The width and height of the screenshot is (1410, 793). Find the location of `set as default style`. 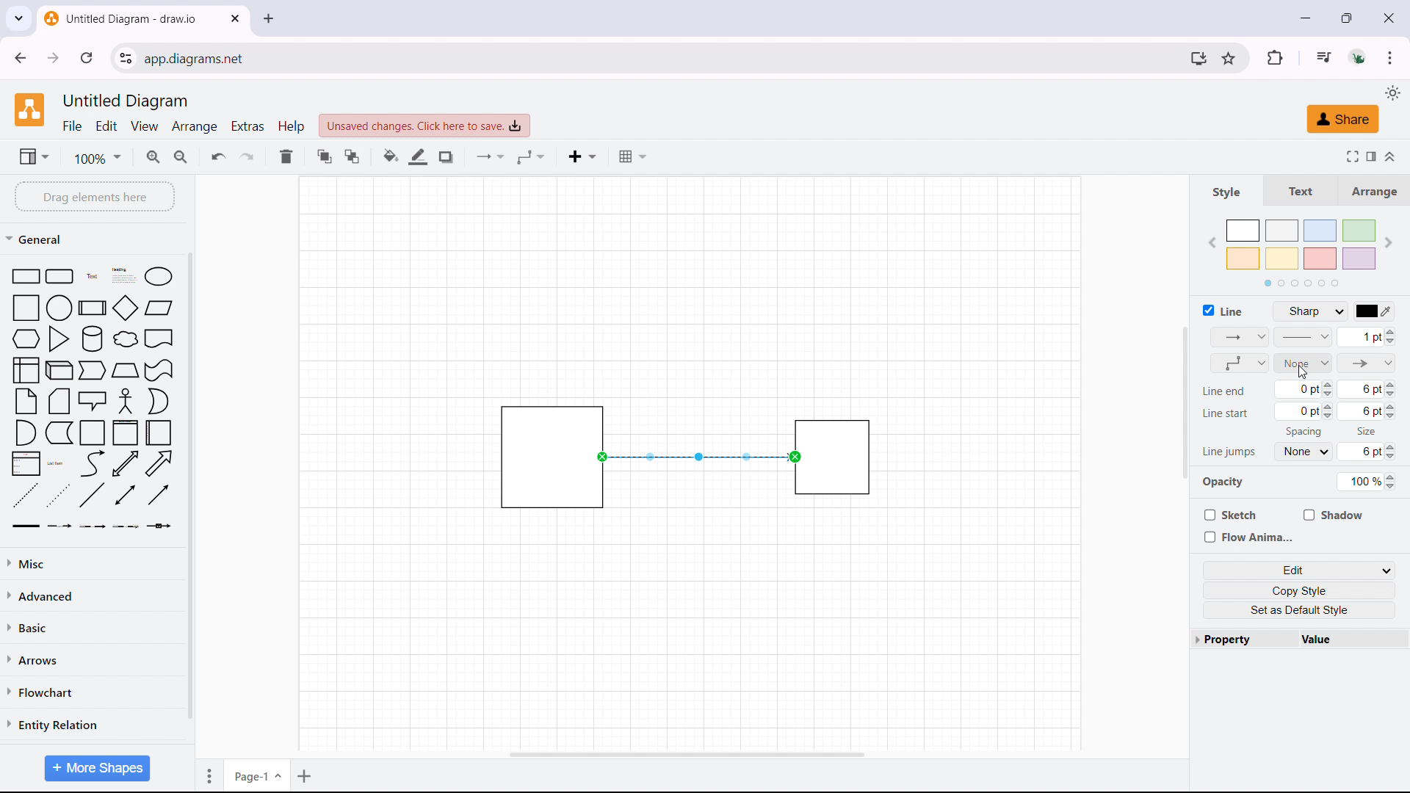

set as default style is located at coordinates (1303, 609).